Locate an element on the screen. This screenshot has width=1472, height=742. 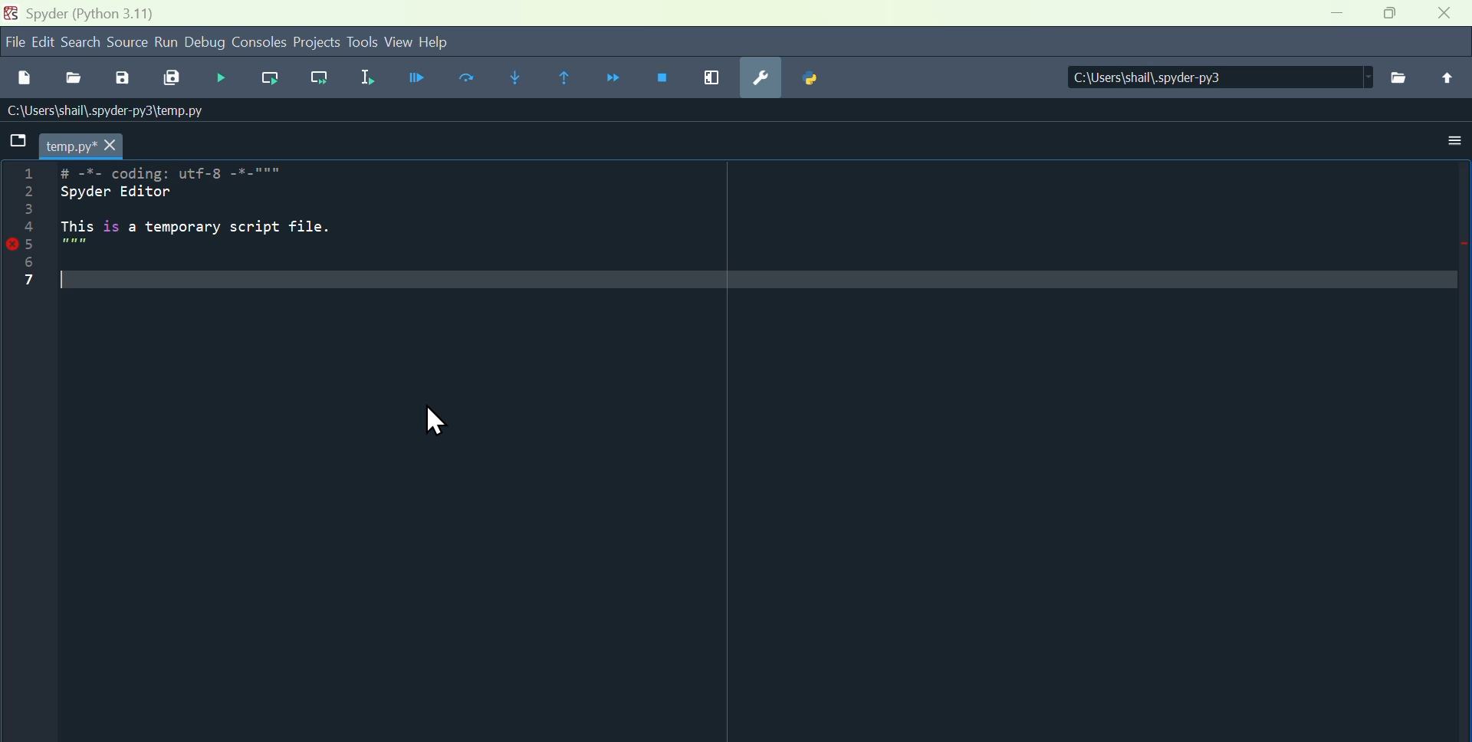
Run current cell is located at coordinates (468, 80).